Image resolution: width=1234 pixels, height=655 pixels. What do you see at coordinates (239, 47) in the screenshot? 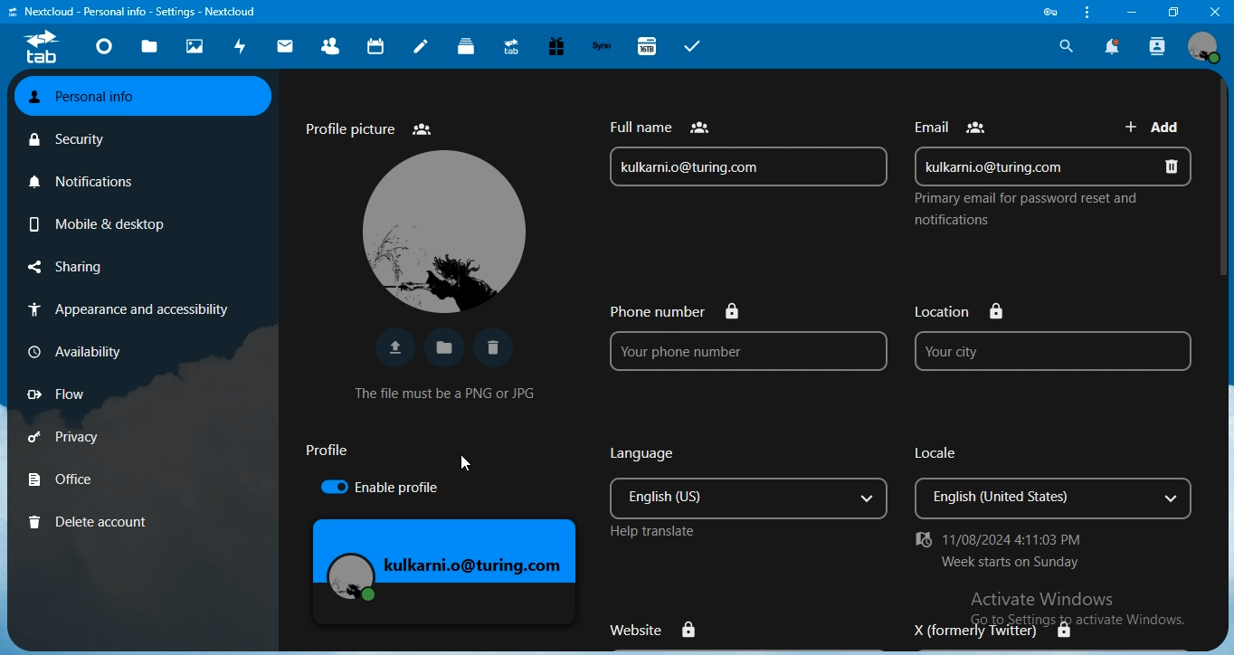
I see `activity` at bounding box center [239, 47].